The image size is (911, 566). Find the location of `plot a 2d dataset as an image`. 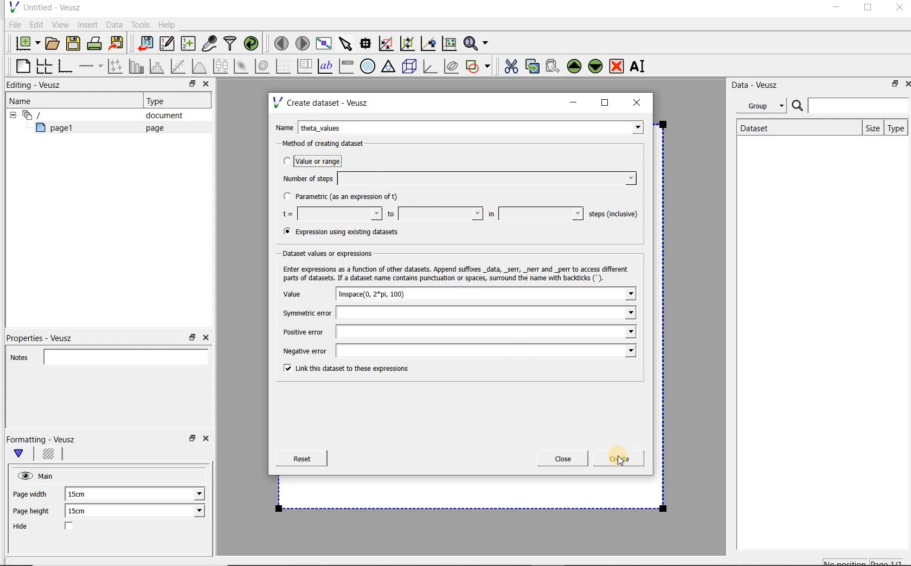

plot a 2d dataset as an image is located at coordinates (242, 67).